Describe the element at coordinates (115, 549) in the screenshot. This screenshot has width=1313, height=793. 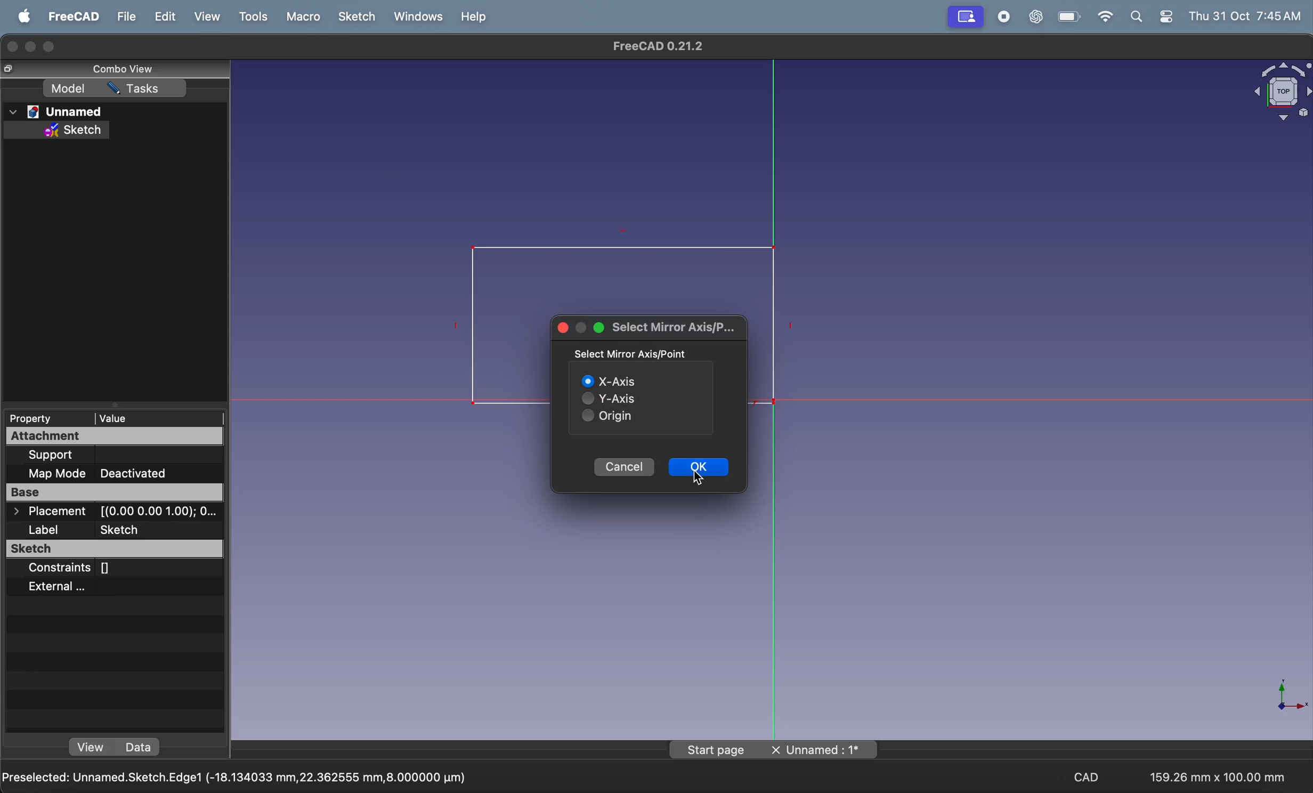
I see `sketch` at that location.